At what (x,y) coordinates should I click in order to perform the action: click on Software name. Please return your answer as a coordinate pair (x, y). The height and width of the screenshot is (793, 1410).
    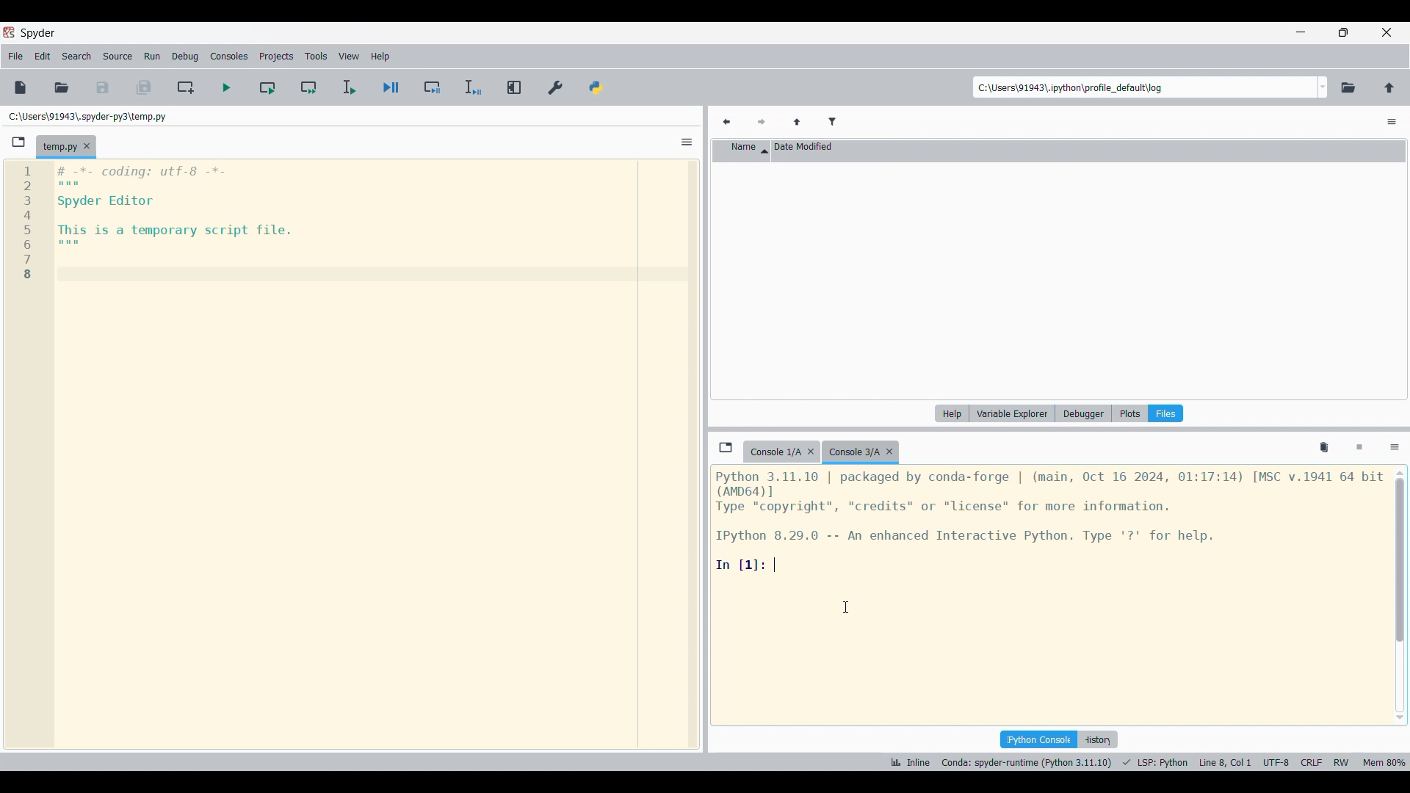
    Looking at the image, I should click on (39, 34).